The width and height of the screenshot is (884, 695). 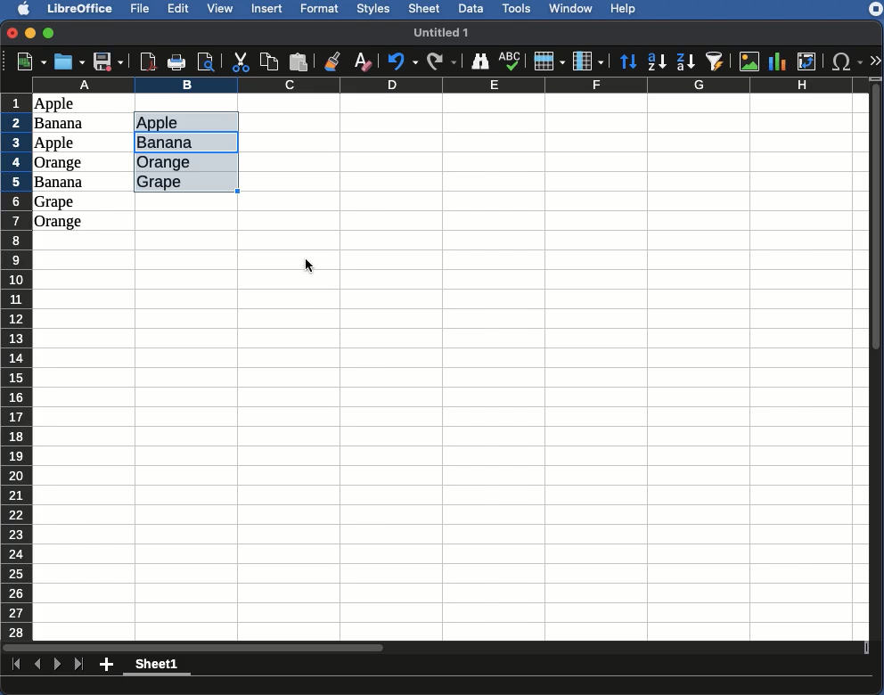 I want to click on Print preview, so click(x=207, y=61).